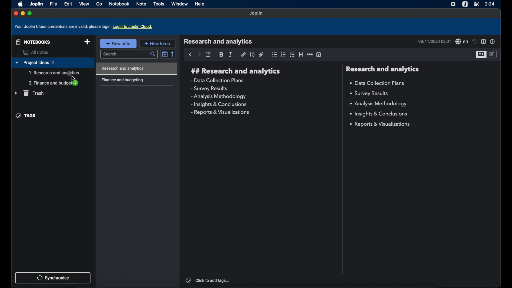 The image size is (512, 288). I want to click on back, so click(190, 55).